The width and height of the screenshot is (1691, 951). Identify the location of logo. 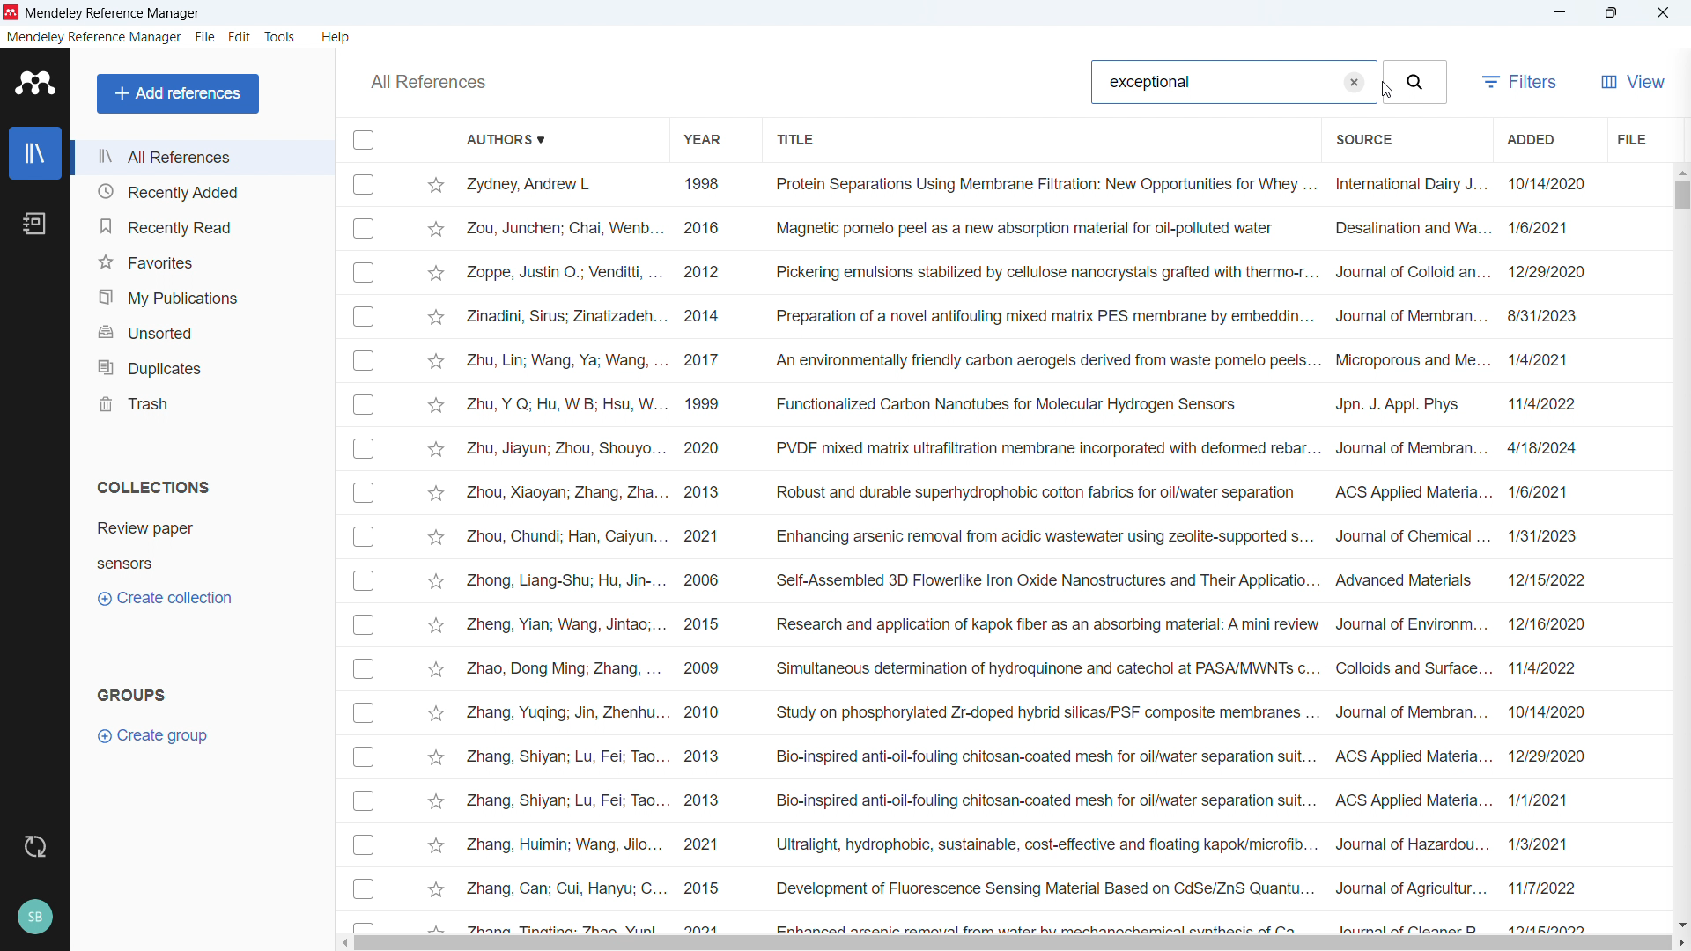
(35, 82).